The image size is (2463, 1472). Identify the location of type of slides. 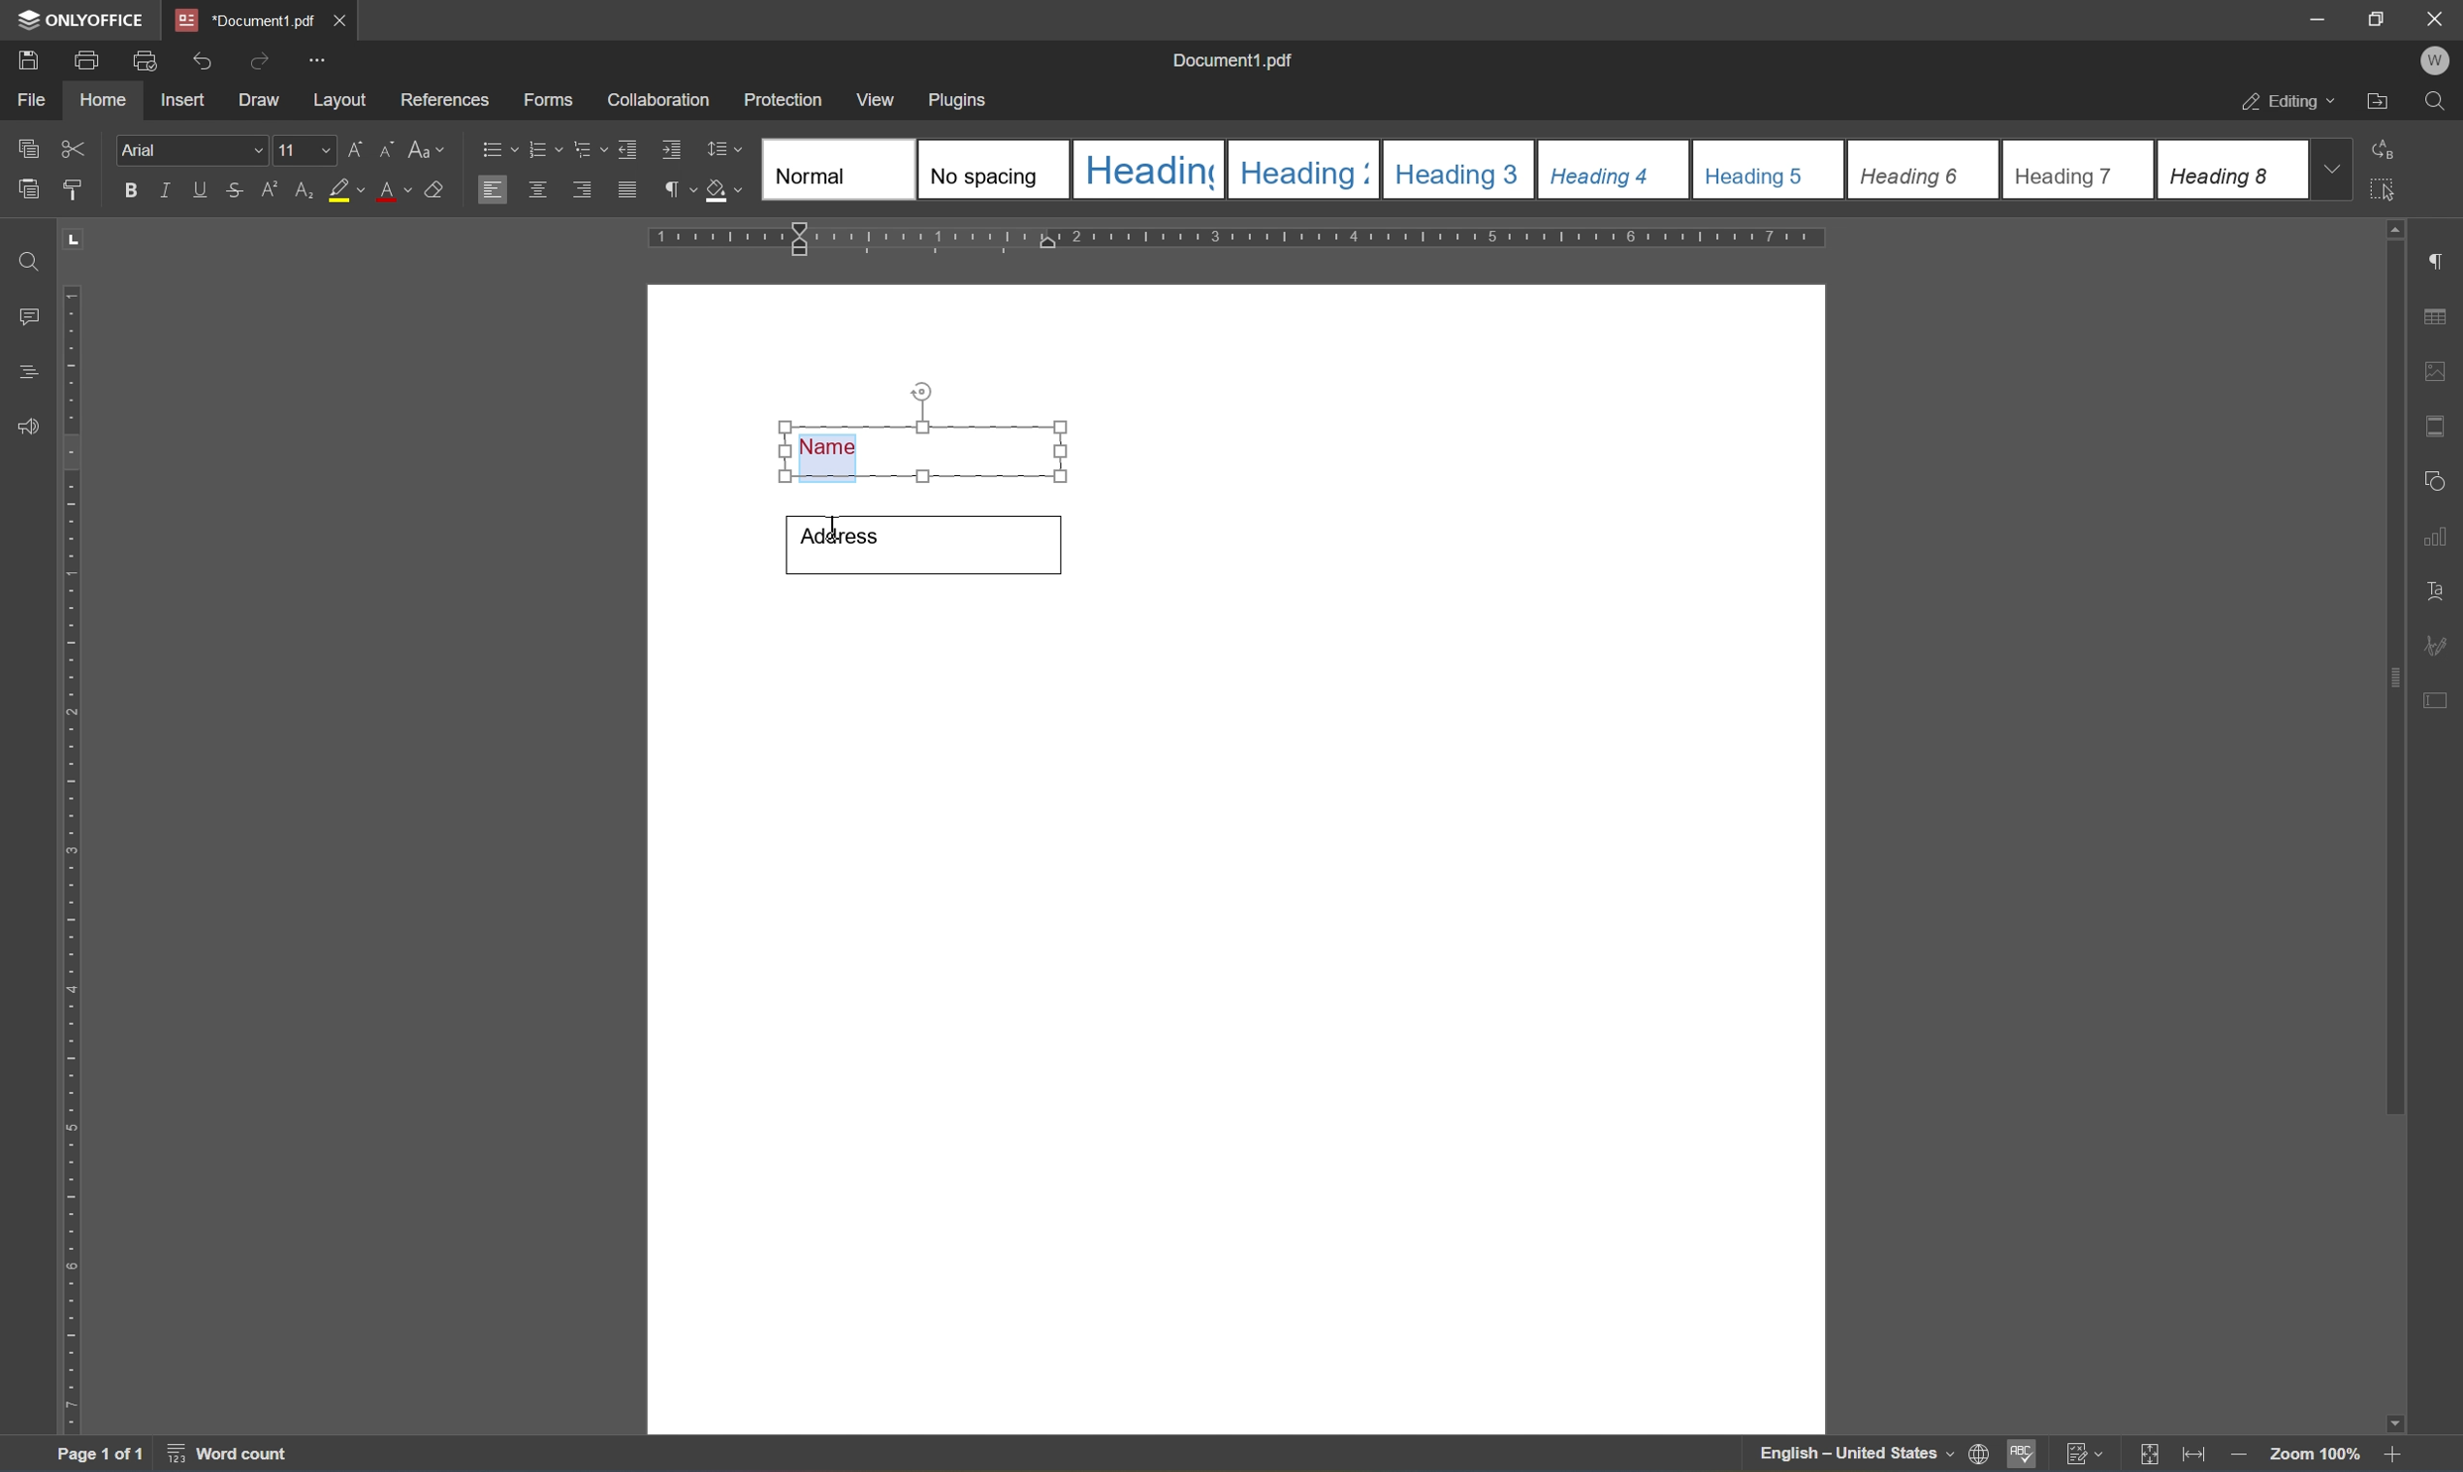
(1528, 169).